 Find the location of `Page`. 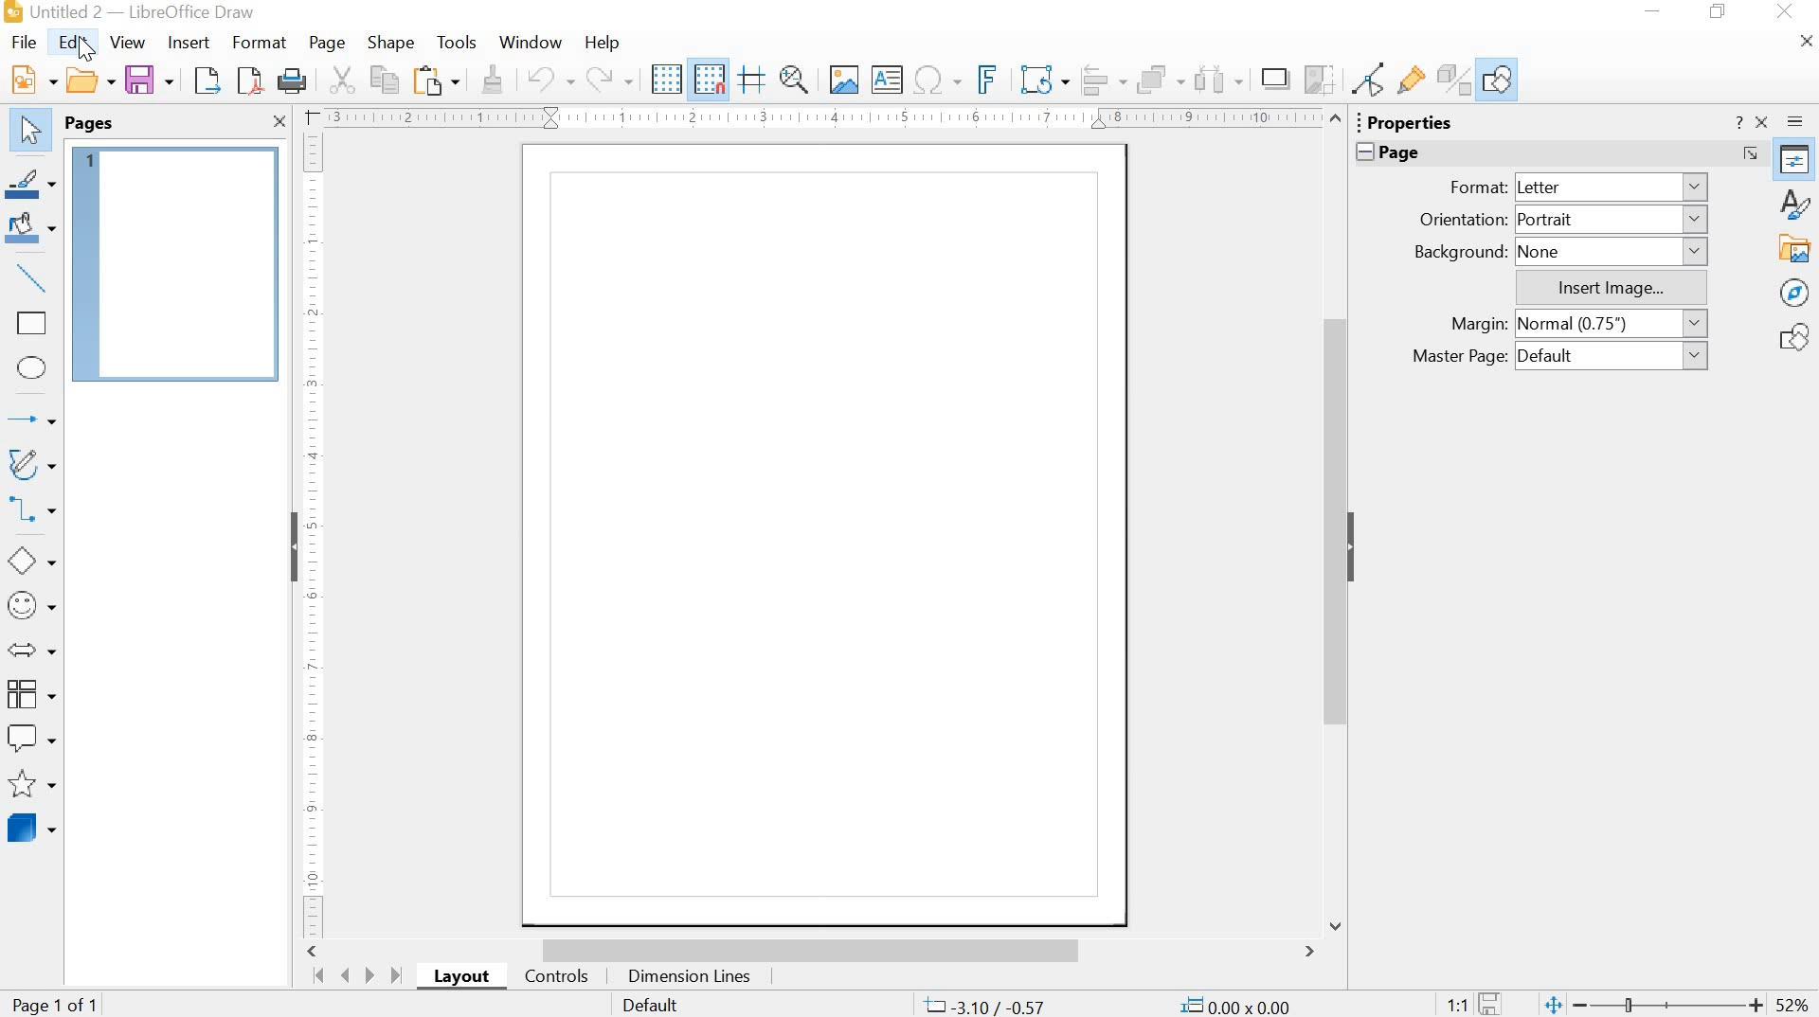

Page is located at coordinates (1385, 152).